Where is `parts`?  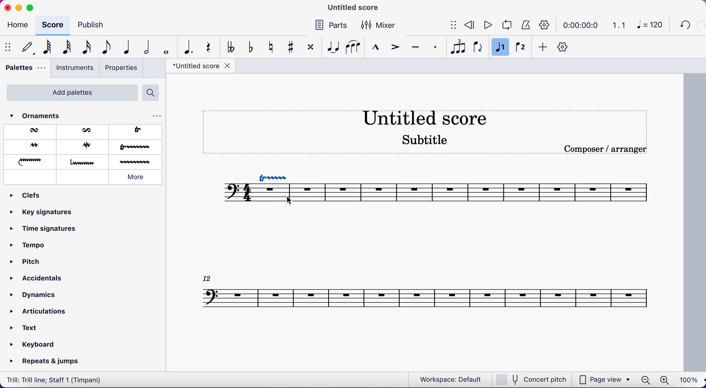
parts is located at coordinates (331, 26).